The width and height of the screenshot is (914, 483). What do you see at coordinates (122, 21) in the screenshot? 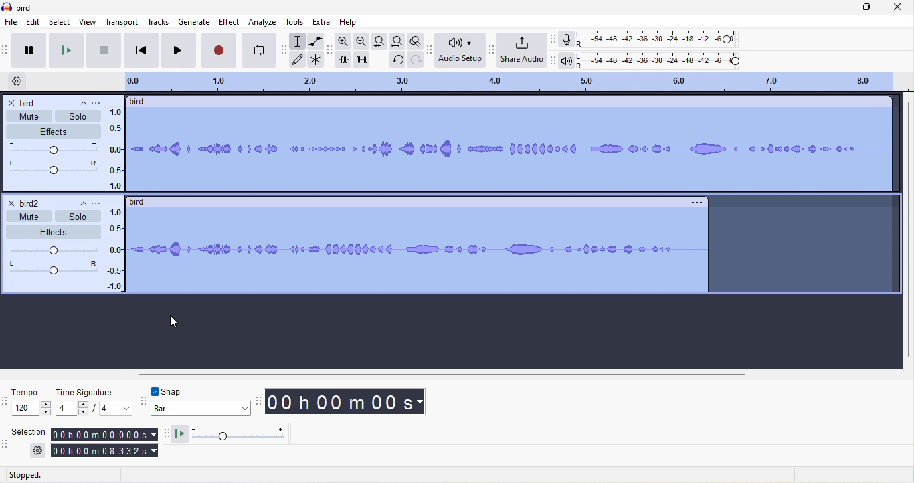
I see `transport` at bounding box center [122, 21].